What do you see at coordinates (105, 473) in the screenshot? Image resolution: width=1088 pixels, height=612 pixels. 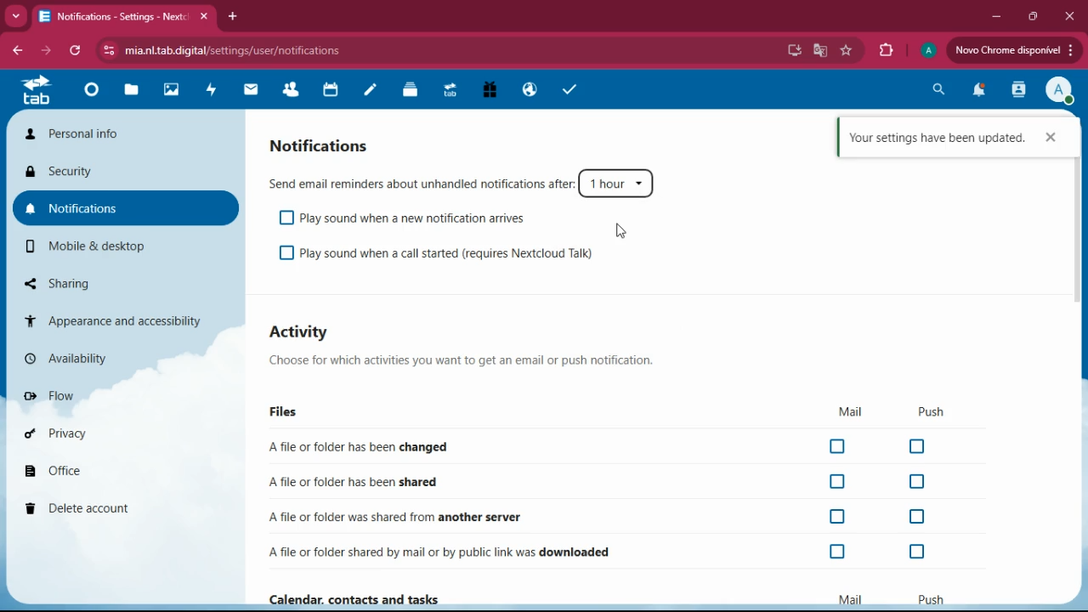 I see `office` at bounding box center [105, 473].